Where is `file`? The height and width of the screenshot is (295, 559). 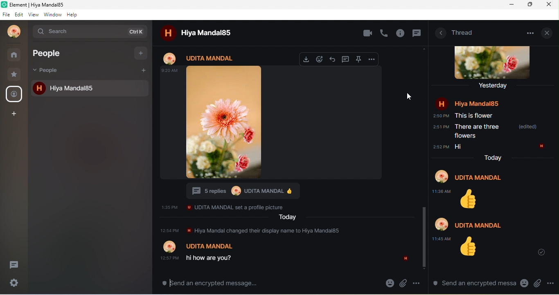
file is located at coordinates (6, 14).